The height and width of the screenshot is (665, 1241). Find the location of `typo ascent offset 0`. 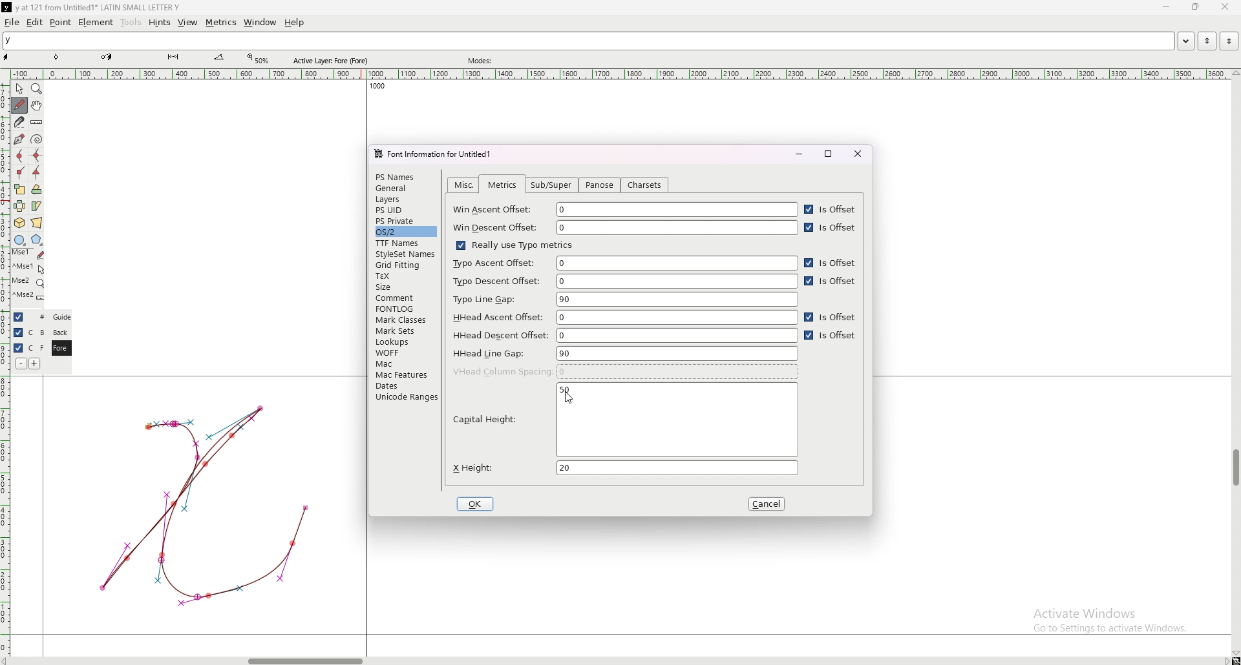

typo ascent offset 0 is located at coordinates (624, 263).